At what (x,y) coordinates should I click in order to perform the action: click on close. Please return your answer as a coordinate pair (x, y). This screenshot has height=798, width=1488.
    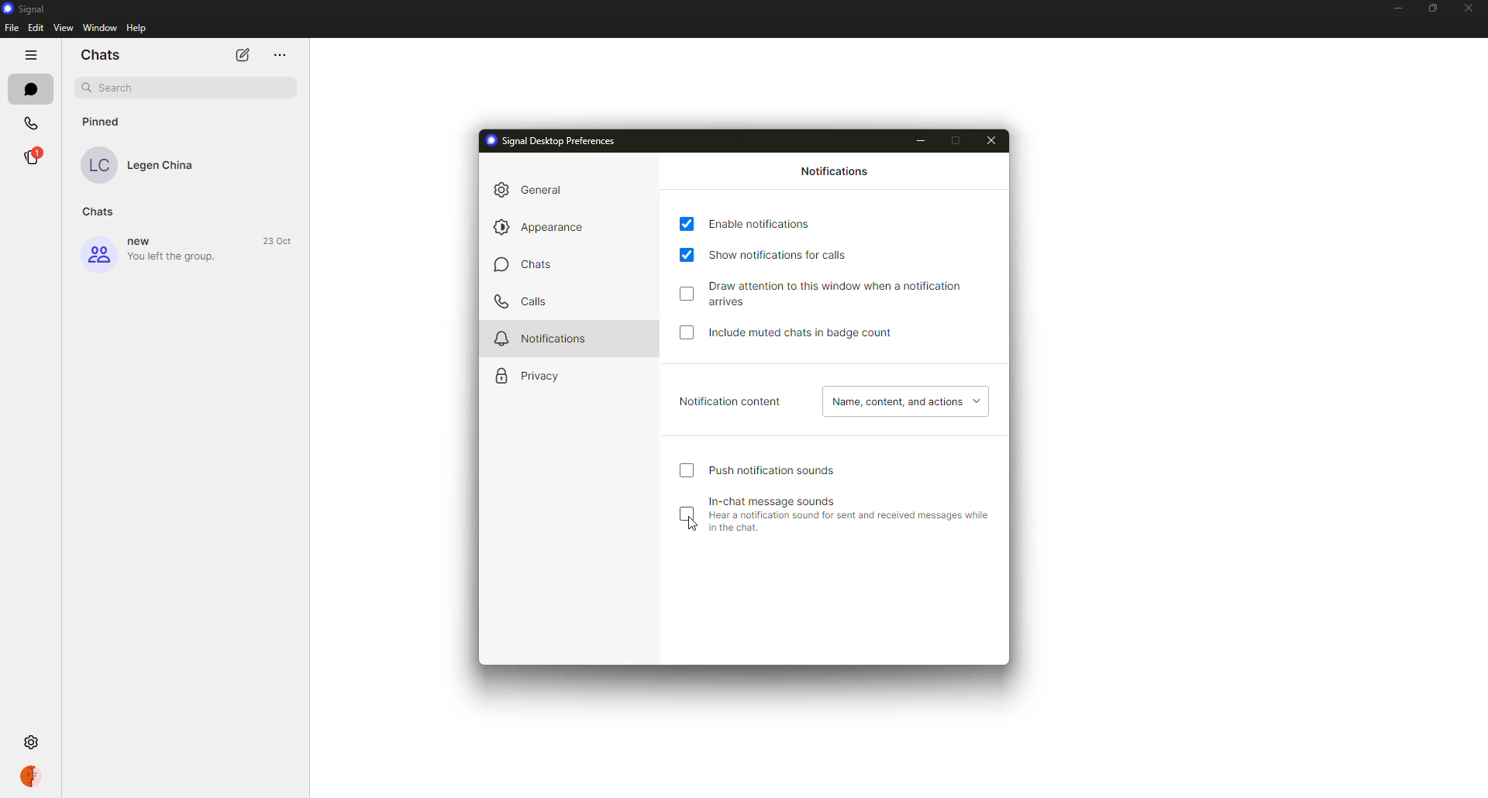
    Looking at the image, I should click on (1470, 9).